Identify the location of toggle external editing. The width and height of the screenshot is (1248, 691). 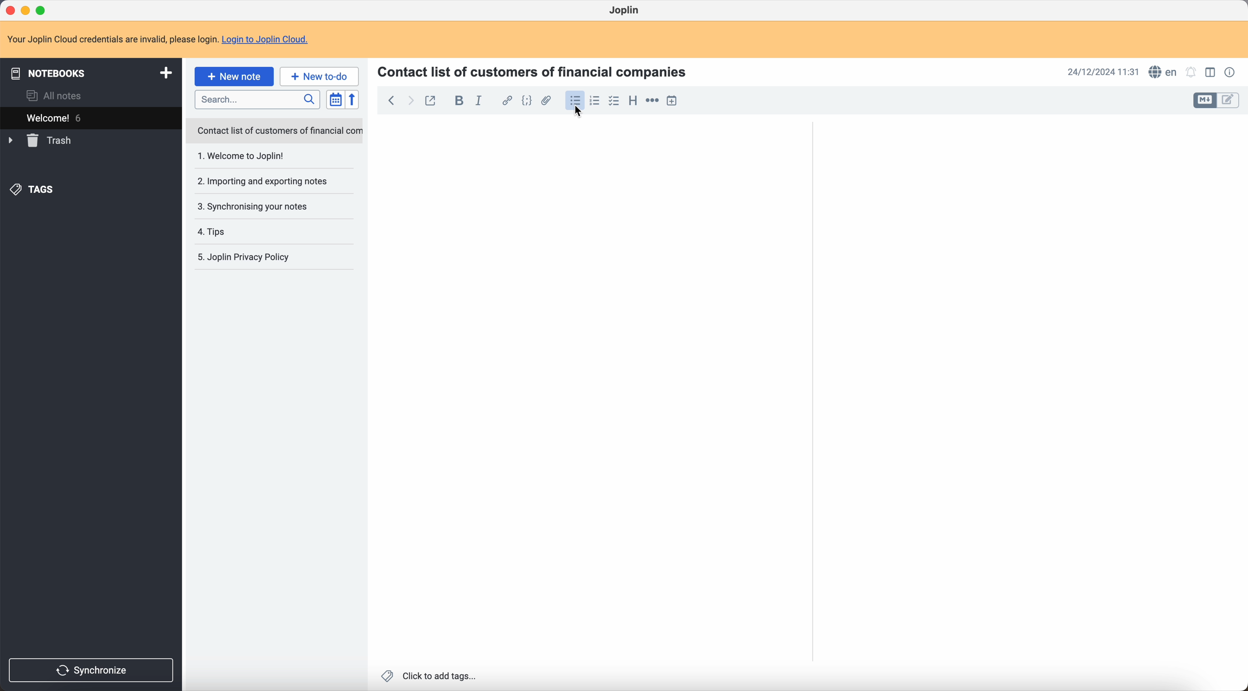
(433, 99).